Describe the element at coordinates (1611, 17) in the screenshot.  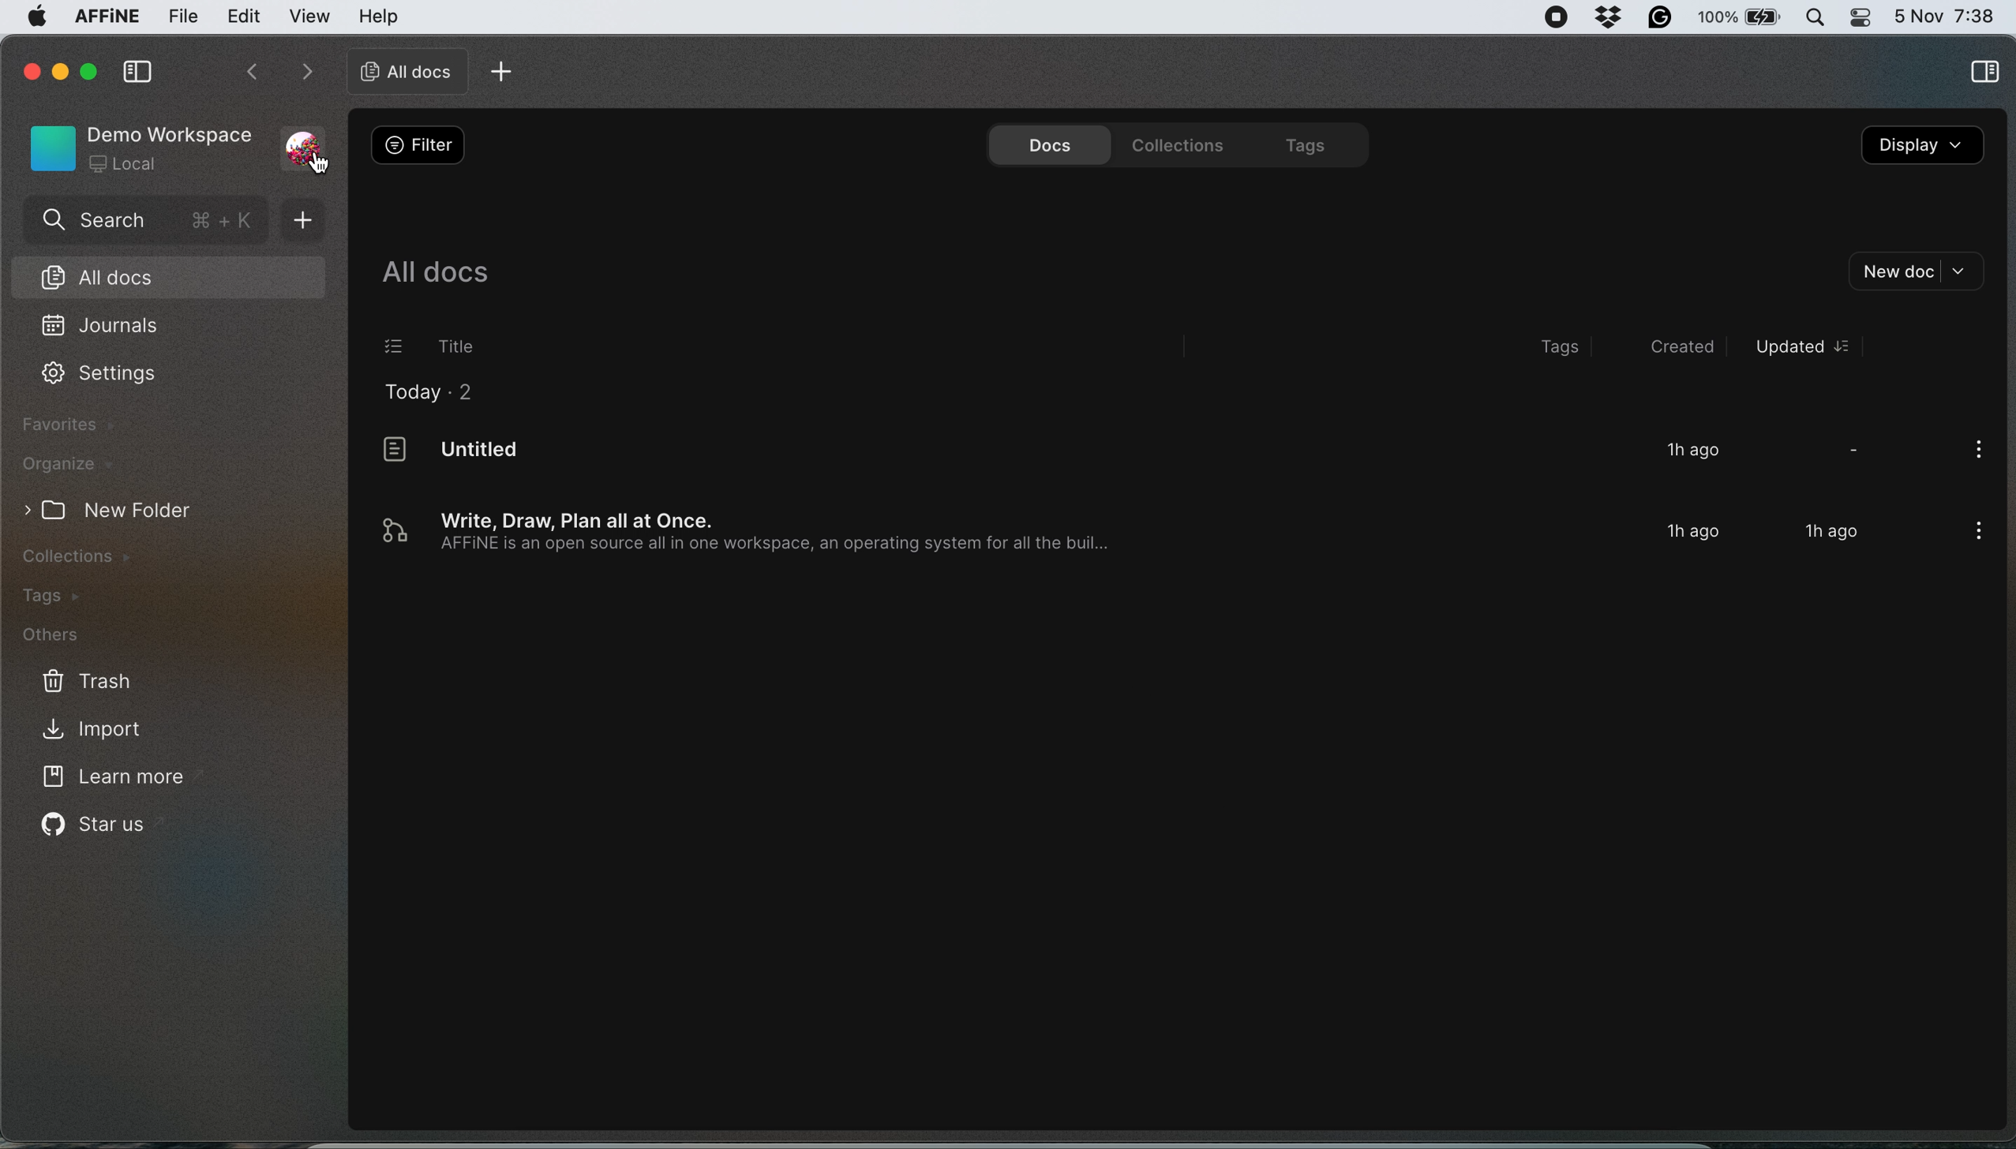
I see `dropbox` at that location.